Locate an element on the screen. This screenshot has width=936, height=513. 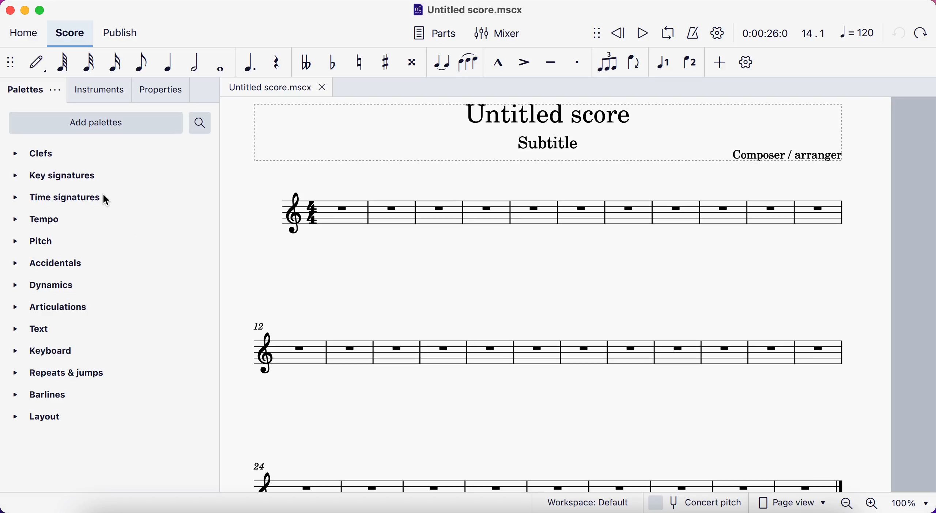
redo is located at coordinates (922, 32).